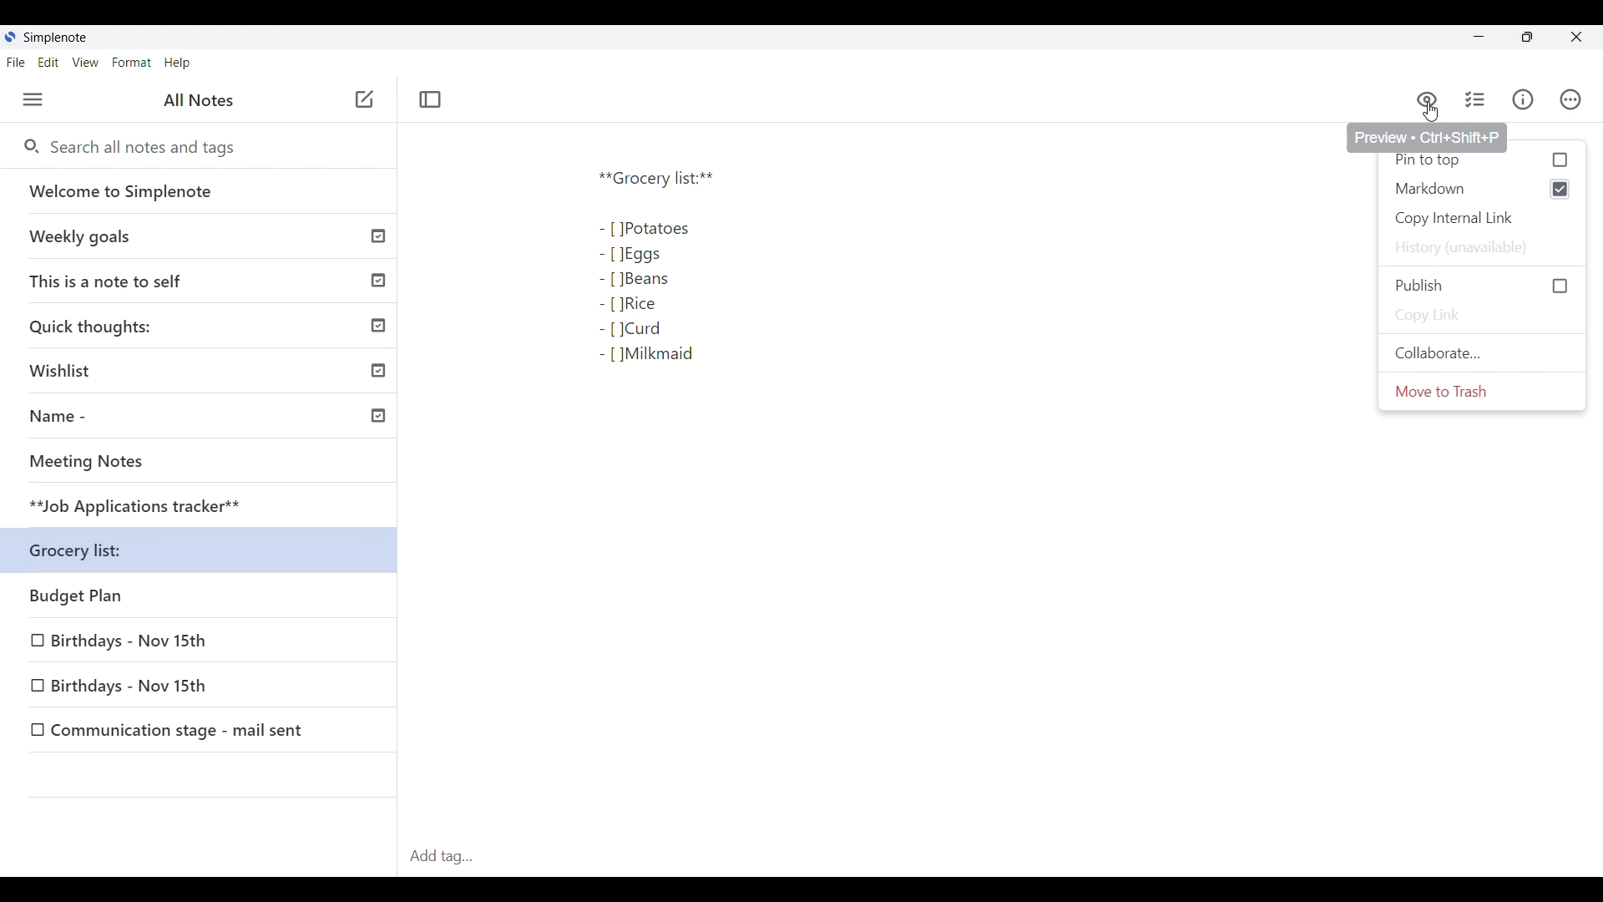 The image size is (1603, 902). What do you see at coordinates (364, 99) in the screenshot?
I see `Click to add note` at bounding box center [364, 99].